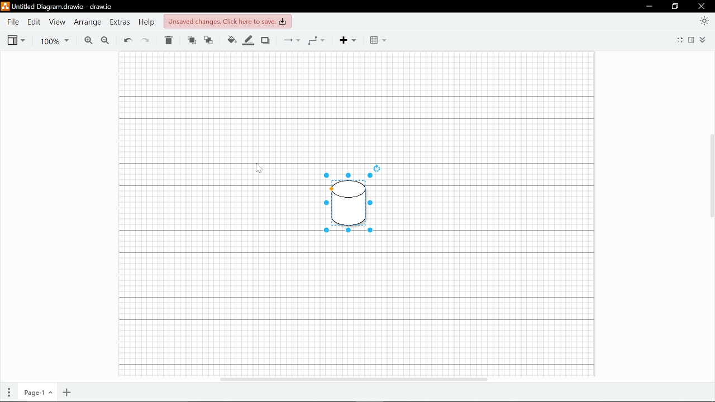  I want to click on Format, so click(692, 40).